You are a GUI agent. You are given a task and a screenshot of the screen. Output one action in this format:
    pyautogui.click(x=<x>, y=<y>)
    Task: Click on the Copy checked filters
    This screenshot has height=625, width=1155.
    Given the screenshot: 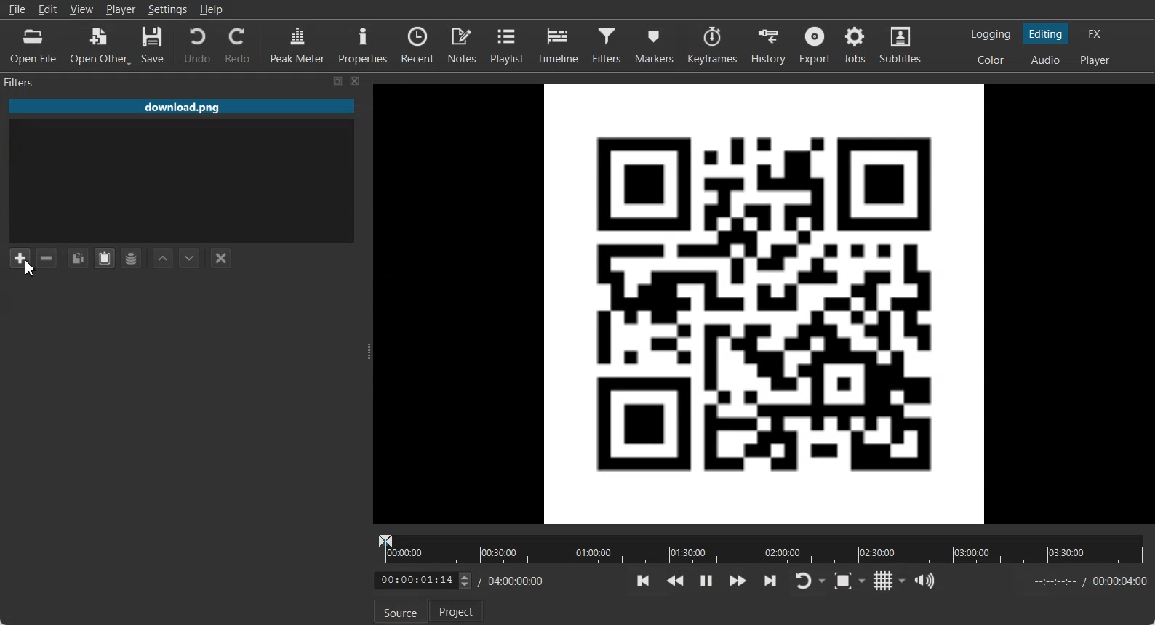 What is the action you would take?
    pyautogui.click(x=78, y=258)
    